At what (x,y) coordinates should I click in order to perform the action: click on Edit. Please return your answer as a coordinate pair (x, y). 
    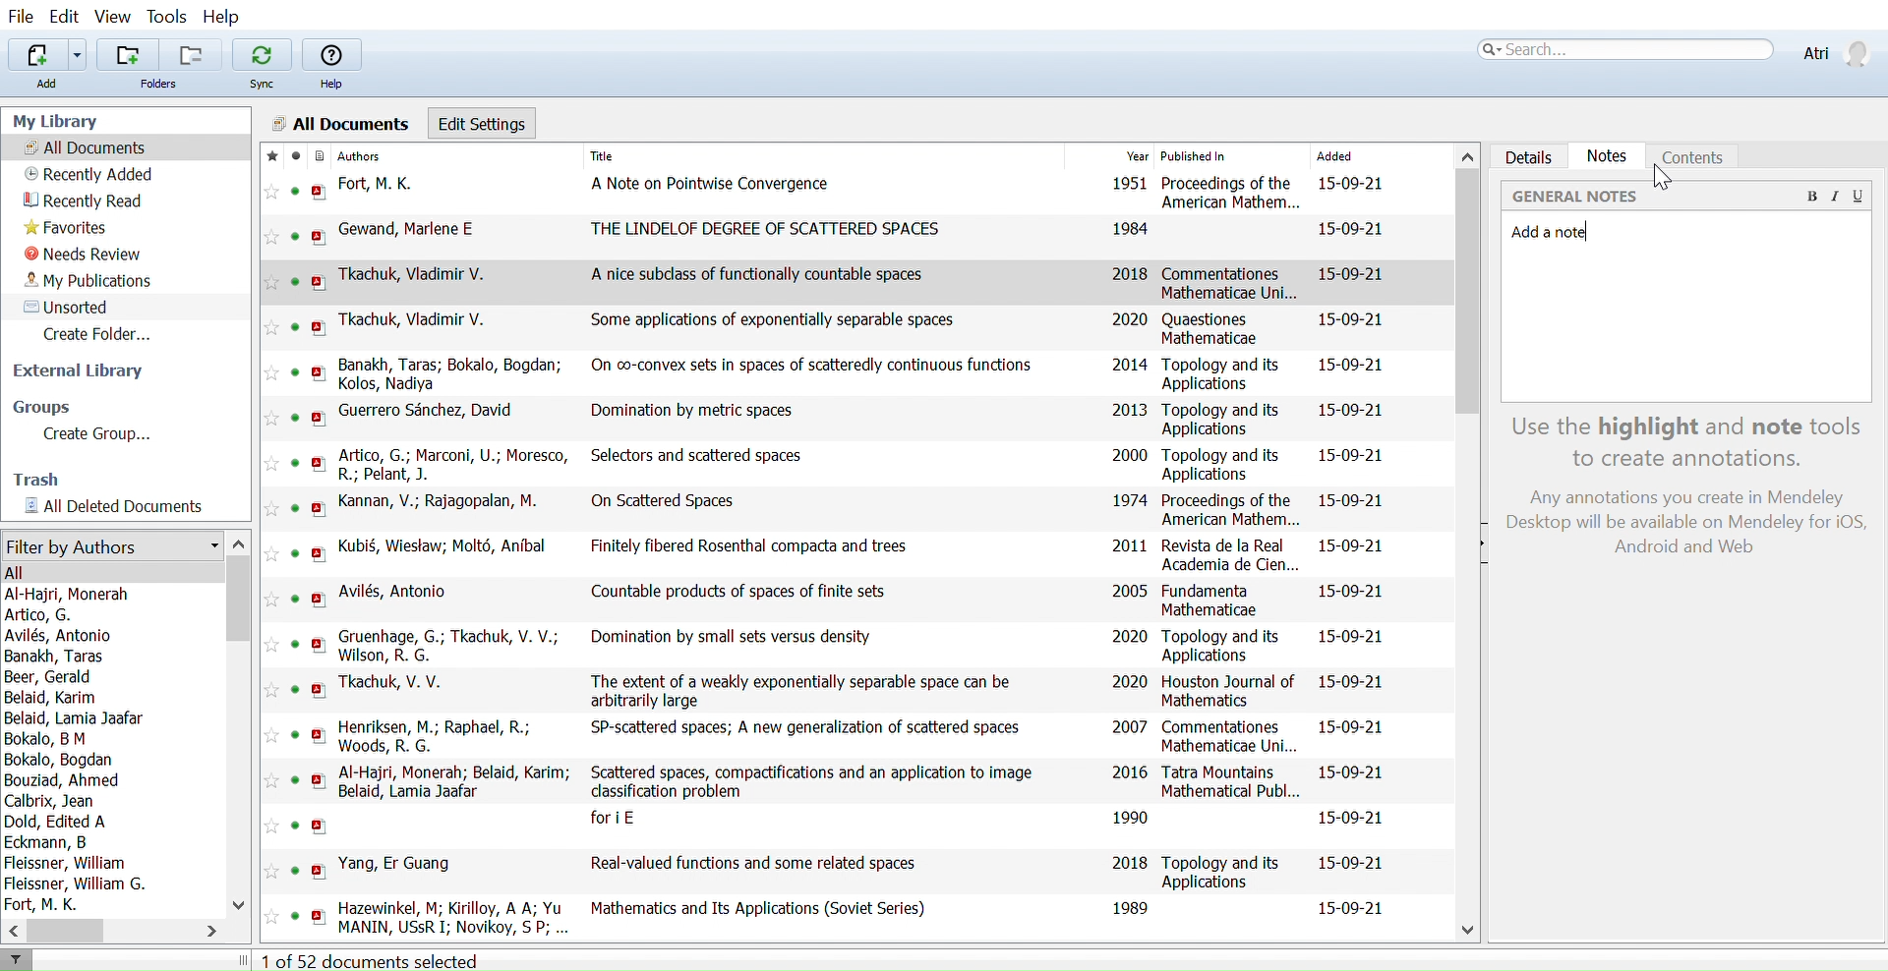
    Looking at the image, I should click on (68, 18).